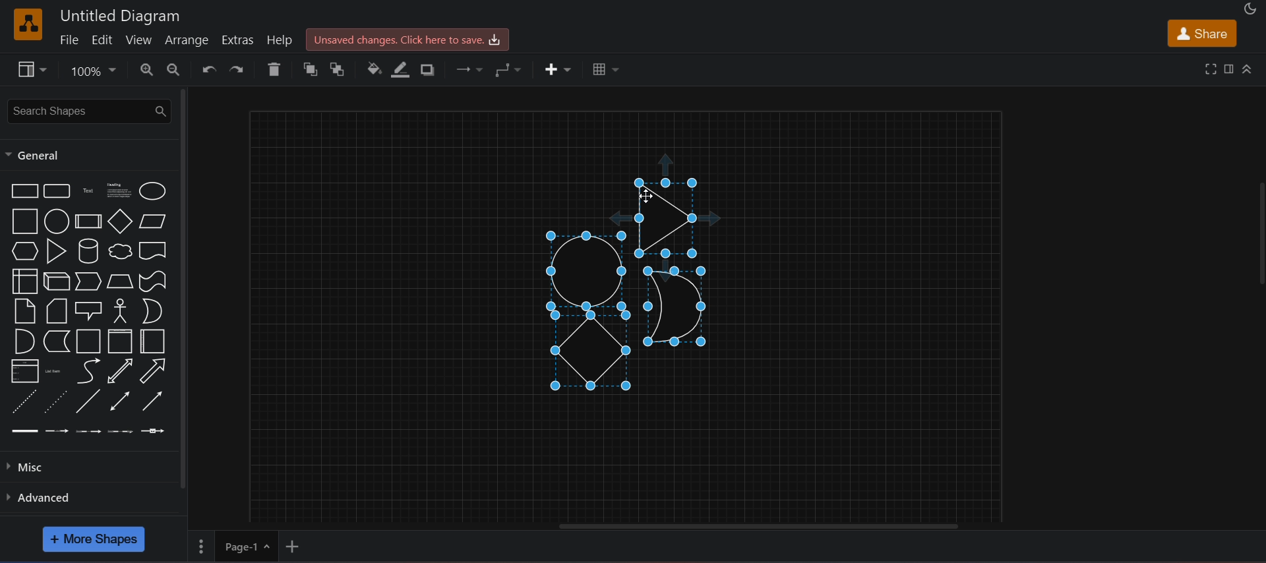 This screenshot has height=563, width=1266. What do you see at coordinates (313, 70) in the screenshot?
I see `to front` at bounding box center [313, 70].